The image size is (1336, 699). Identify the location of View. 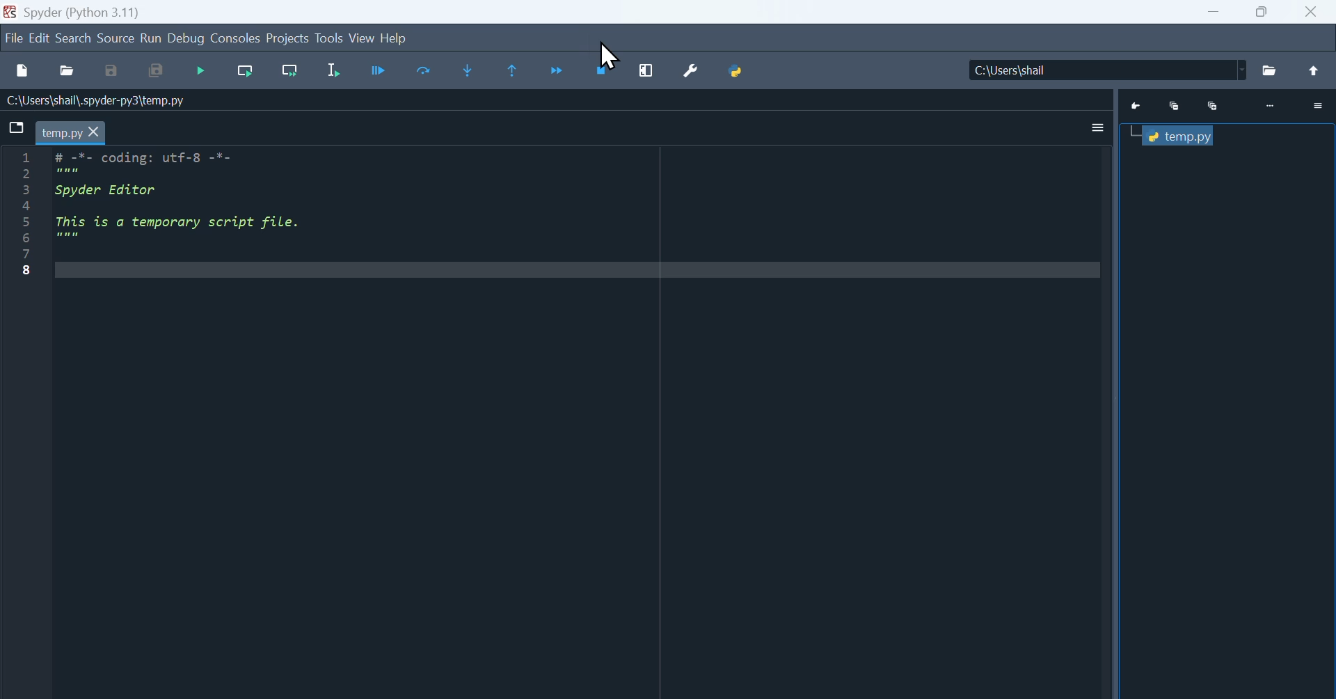
(362, 38).